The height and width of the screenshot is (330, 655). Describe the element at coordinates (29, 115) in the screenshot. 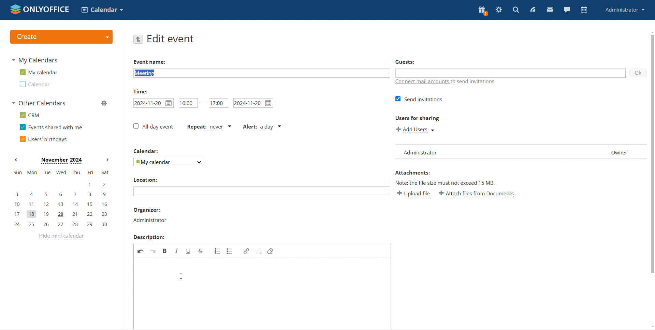

I see `crm` at that location.